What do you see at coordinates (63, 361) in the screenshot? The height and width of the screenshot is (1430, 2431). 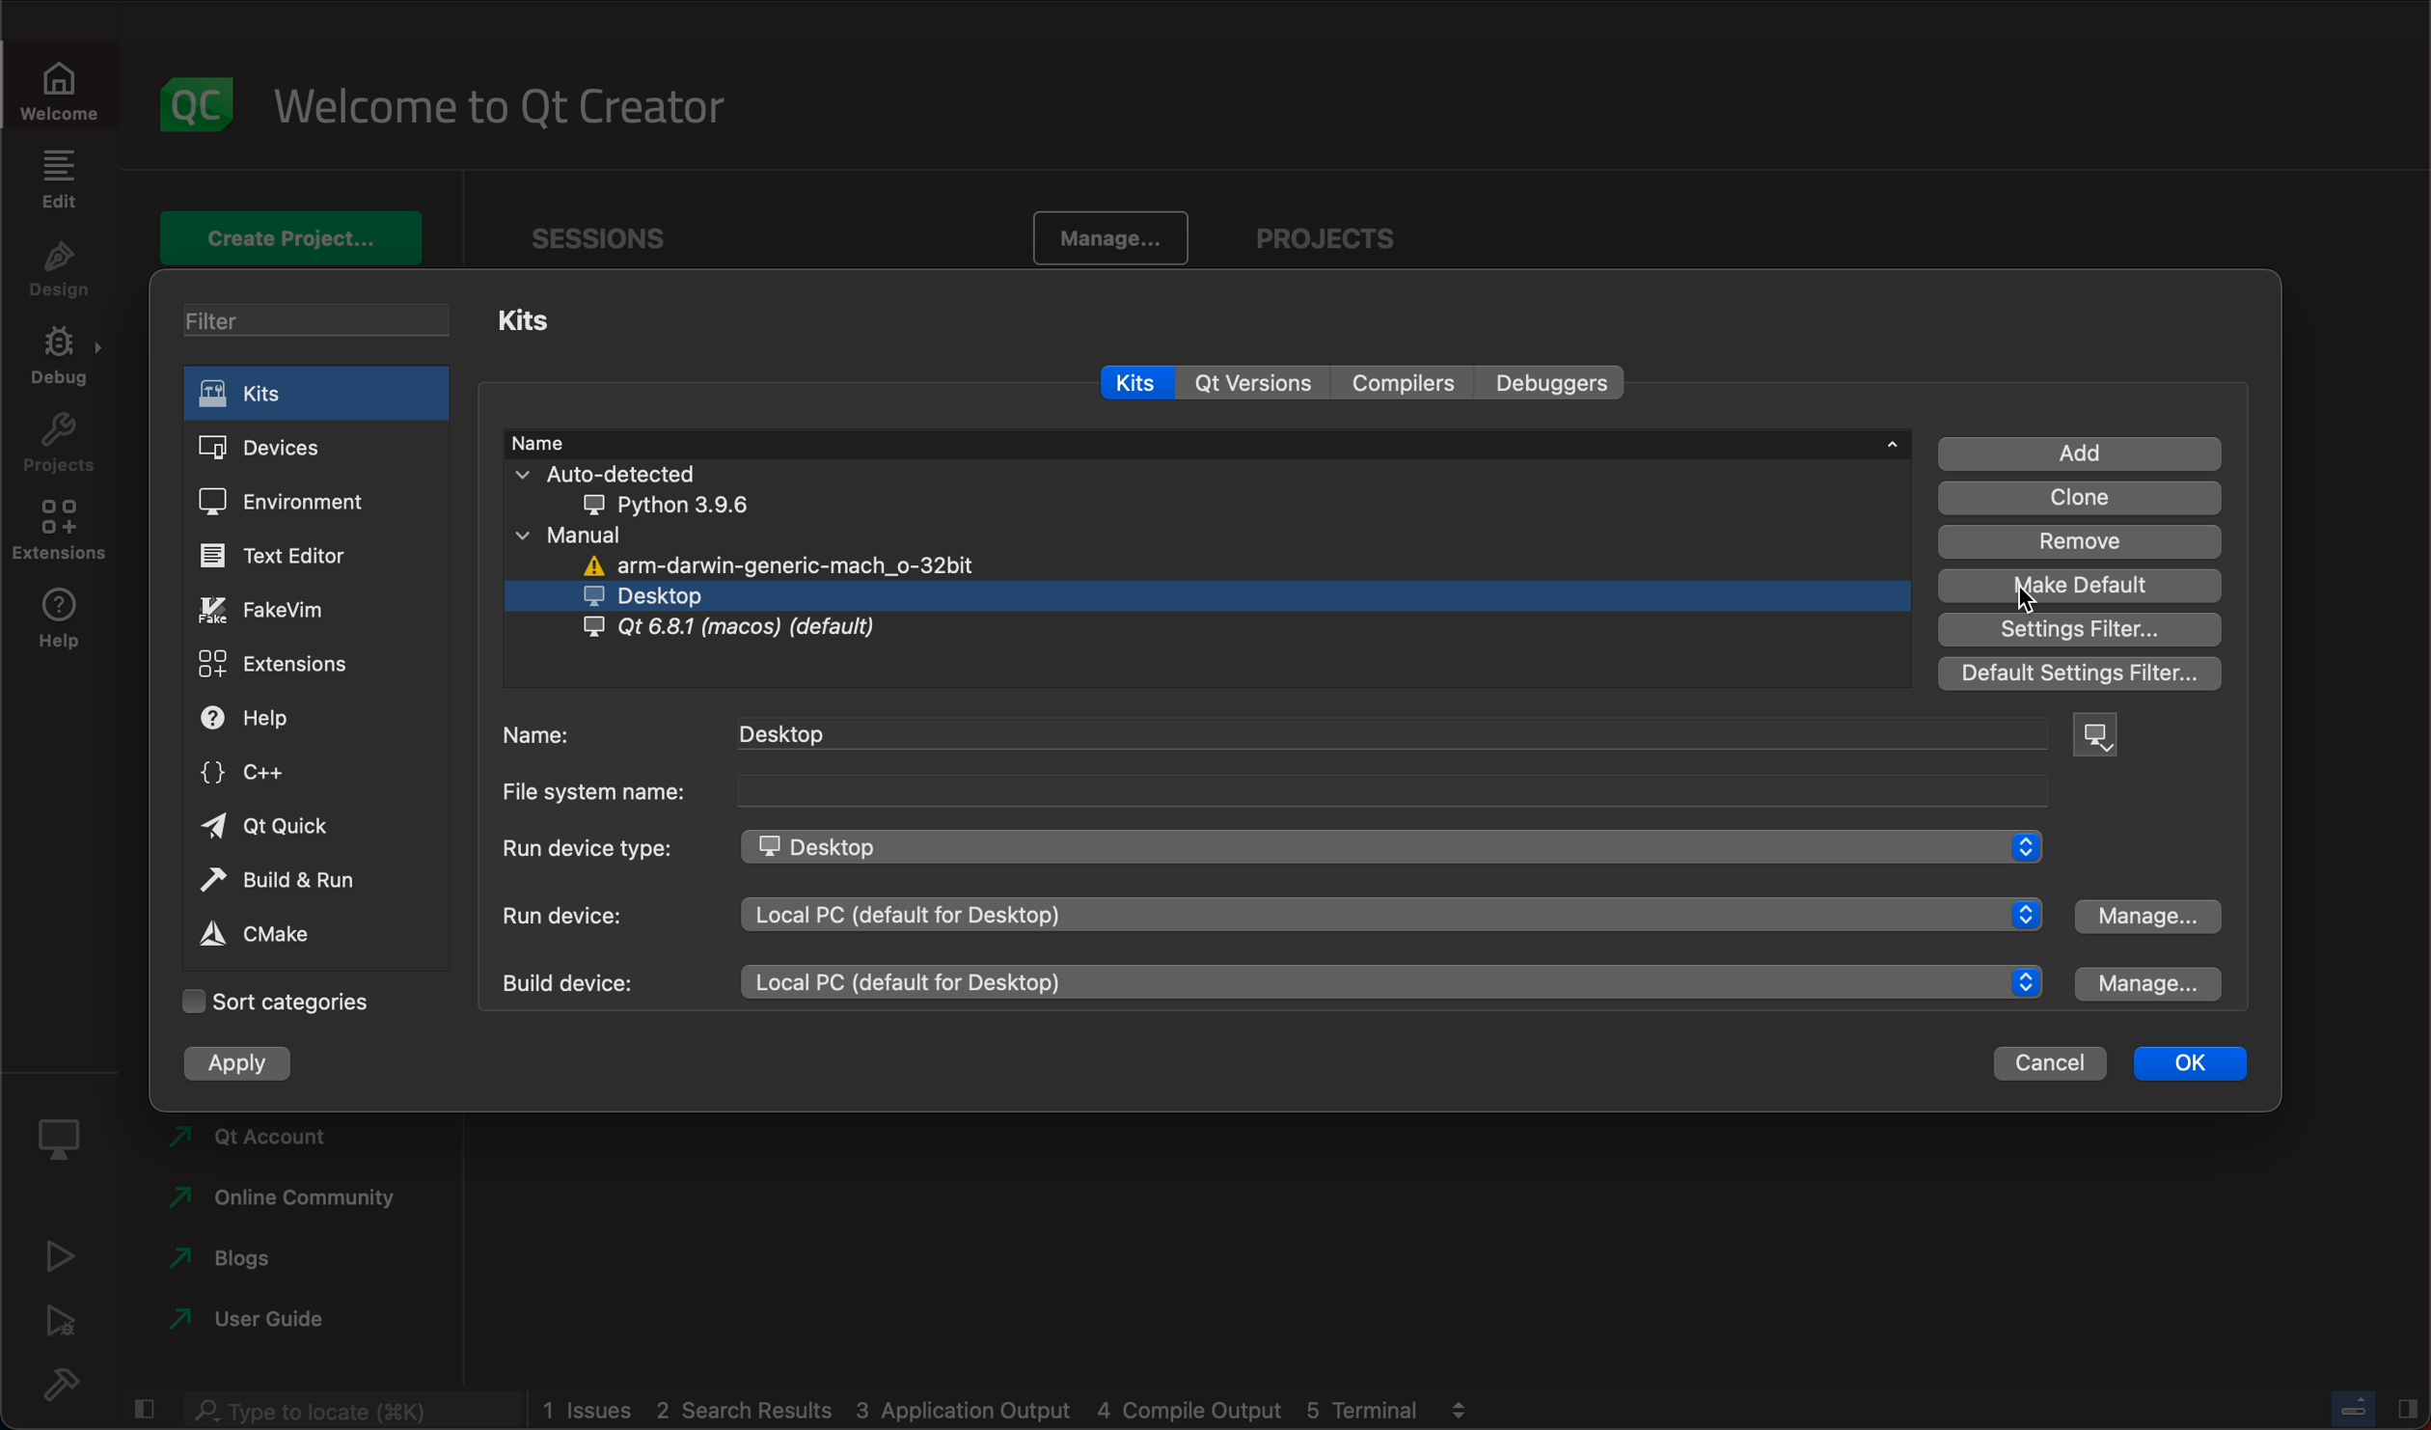 I see `debug` at bounding box center [63, 361].